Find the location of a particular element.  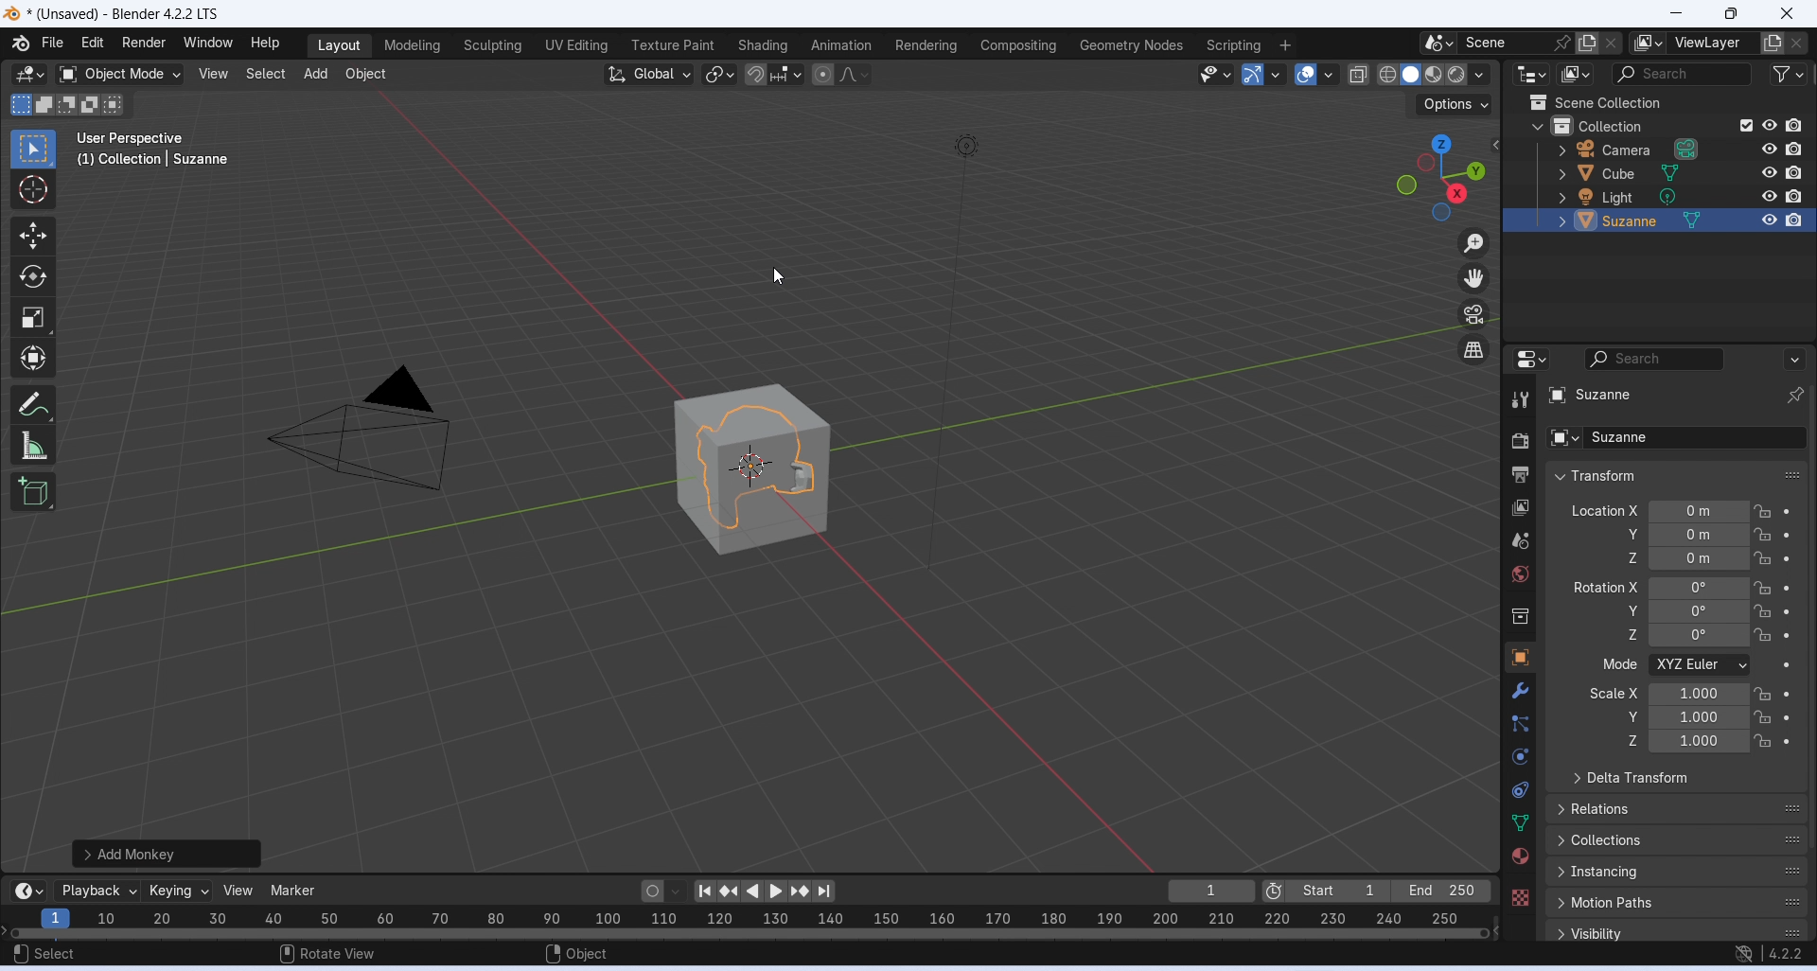

scene name is located at coordinates (1506, 43).